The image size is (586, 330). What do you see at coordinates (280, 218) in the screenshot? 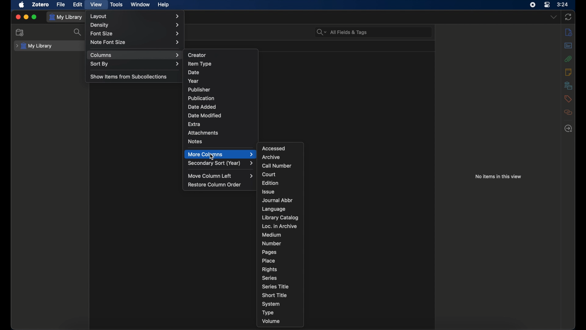
I see `library catalog` at bounding box center [280, 218].